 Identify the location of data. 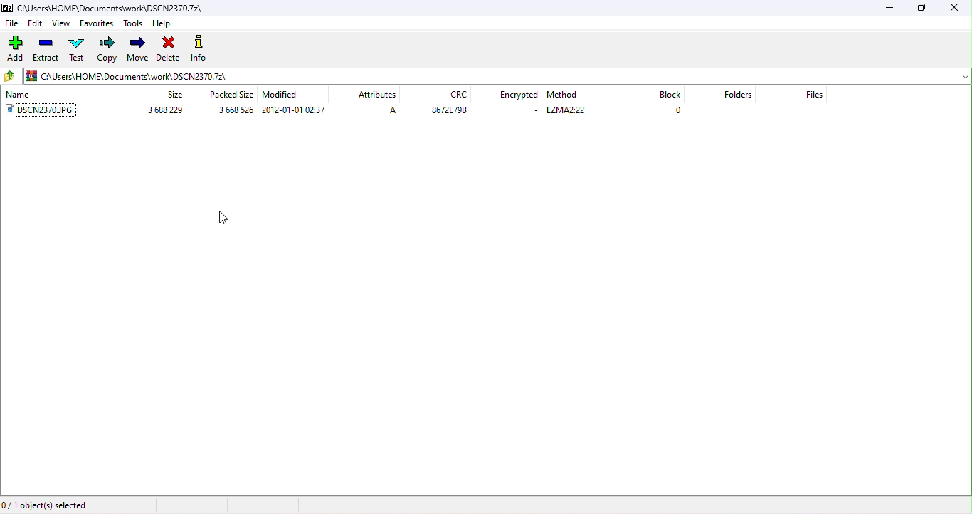
(451, 112).